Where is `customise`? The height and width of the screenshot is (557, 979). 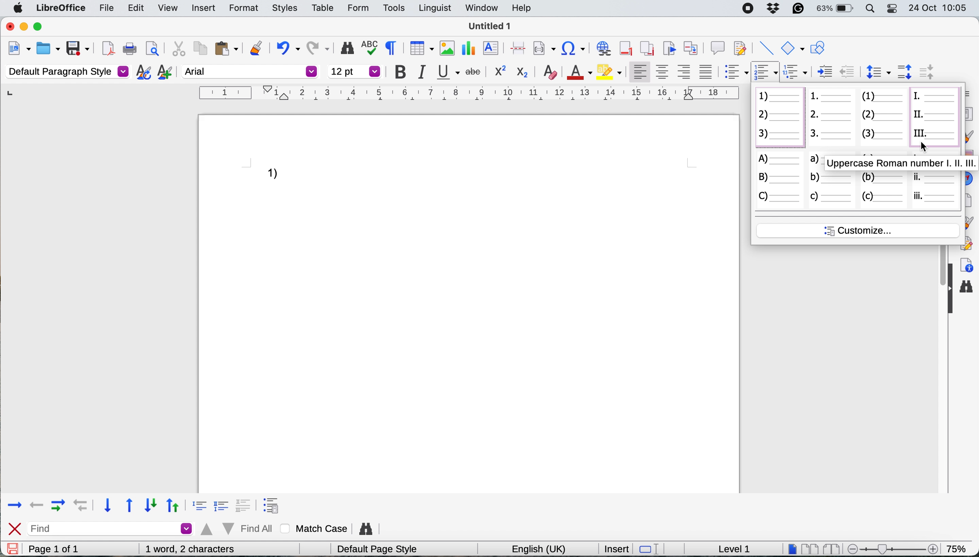 customise is located at coordinates (859, 230).